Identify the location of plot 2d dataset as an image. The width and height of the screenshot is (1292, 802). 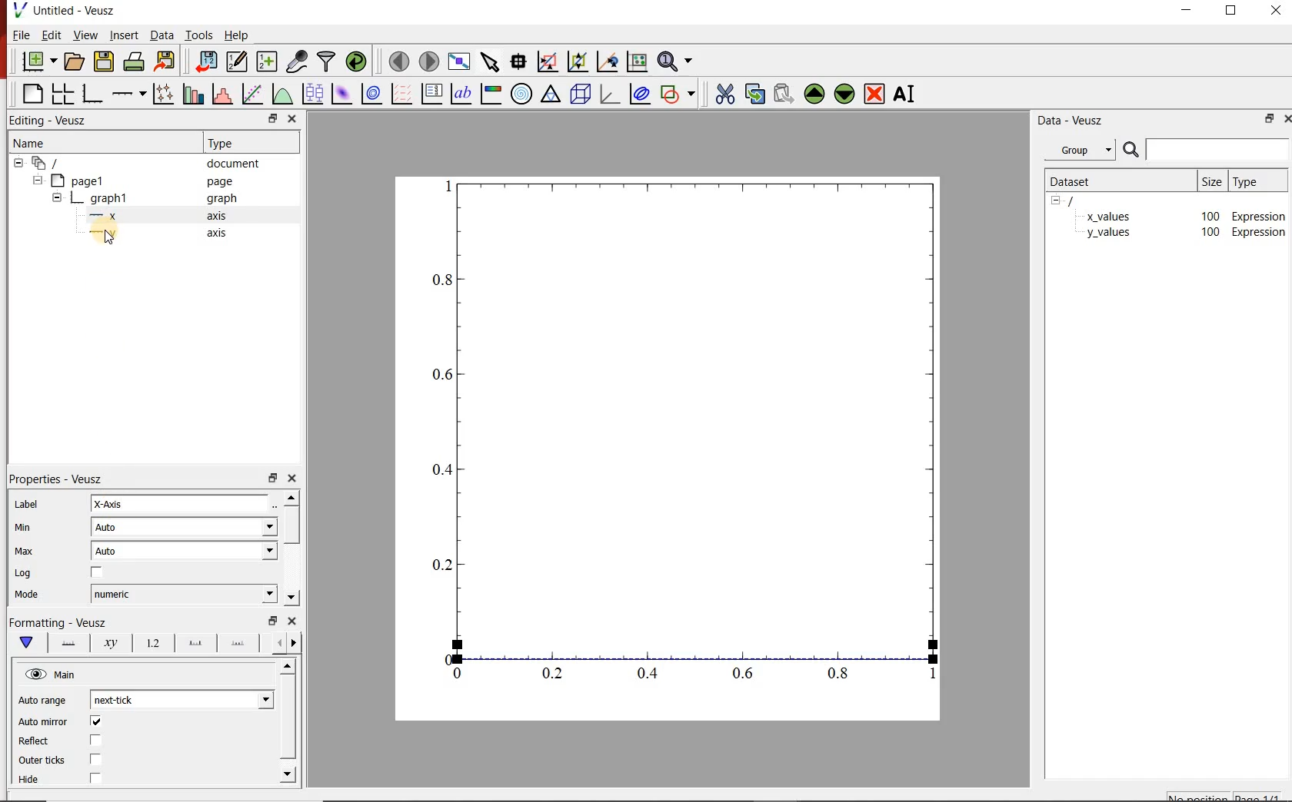
(341, 94).